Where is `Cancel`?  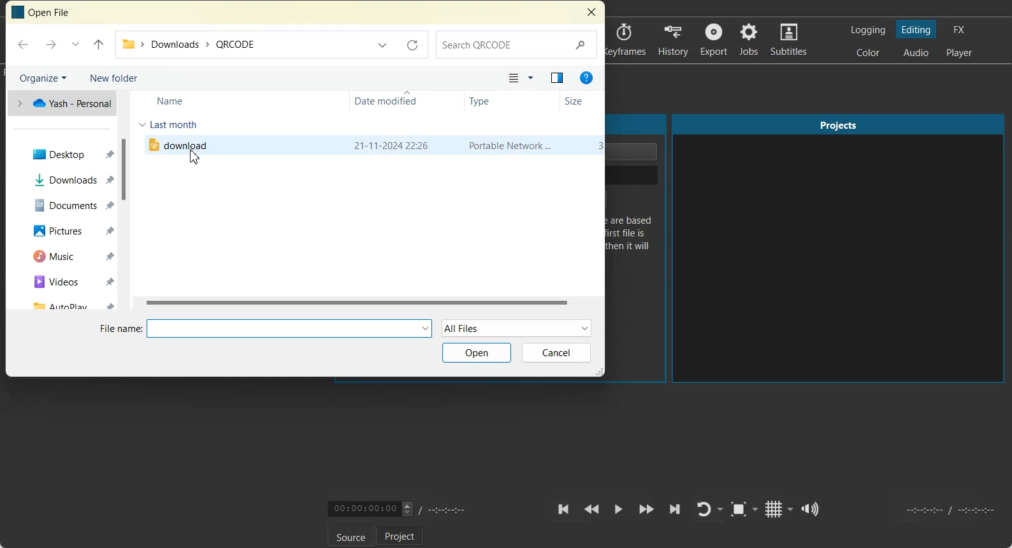 Cancel is located at coordinates (557, 353).